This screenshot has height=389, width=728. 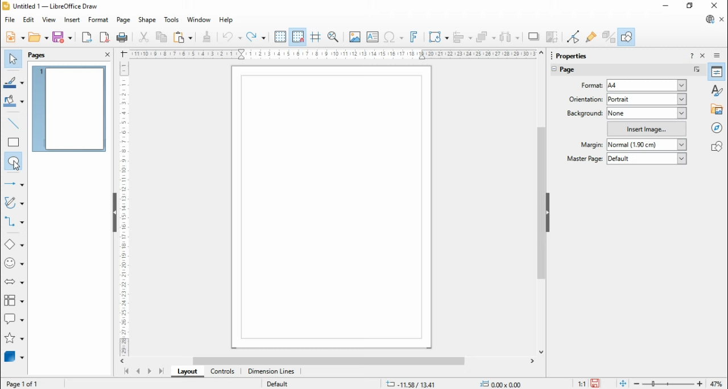 I want to click on close panel, so click(x=107, y=54).